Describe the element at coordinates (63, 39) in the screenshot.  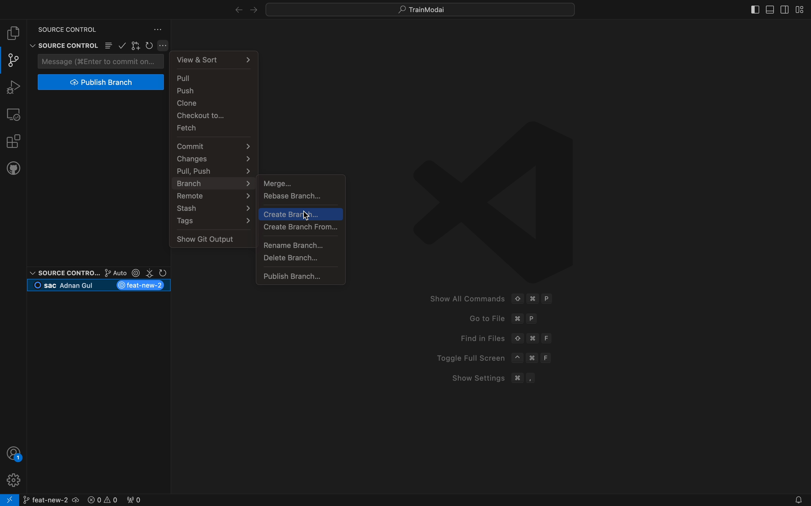
I see `Source control` at that location.